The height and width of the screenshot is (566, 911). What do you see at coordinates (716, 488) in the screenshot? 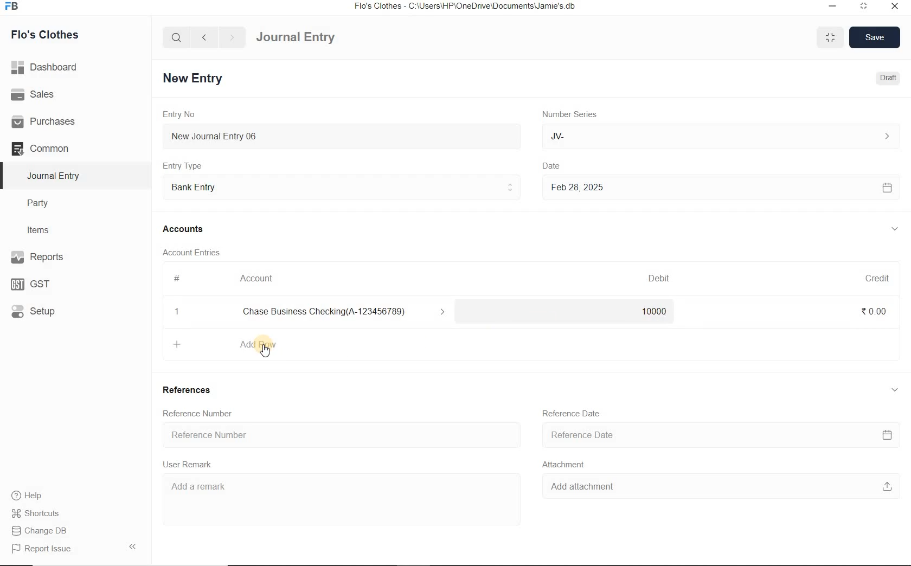
I see `Add attachment` at bounding box center [716, 488].